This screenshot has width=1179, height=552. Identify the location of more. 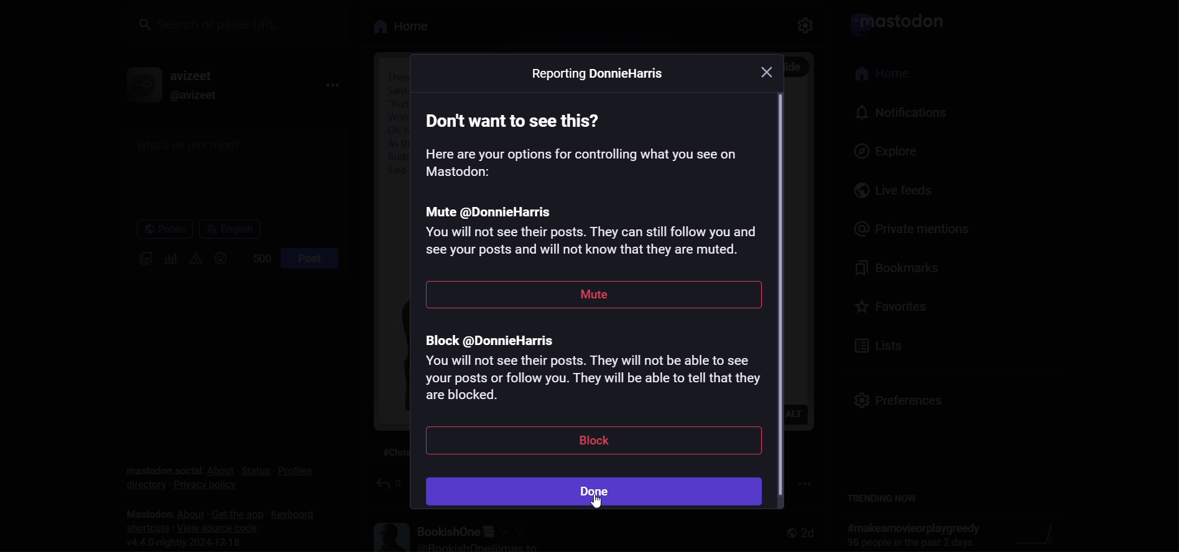
(333, 83).